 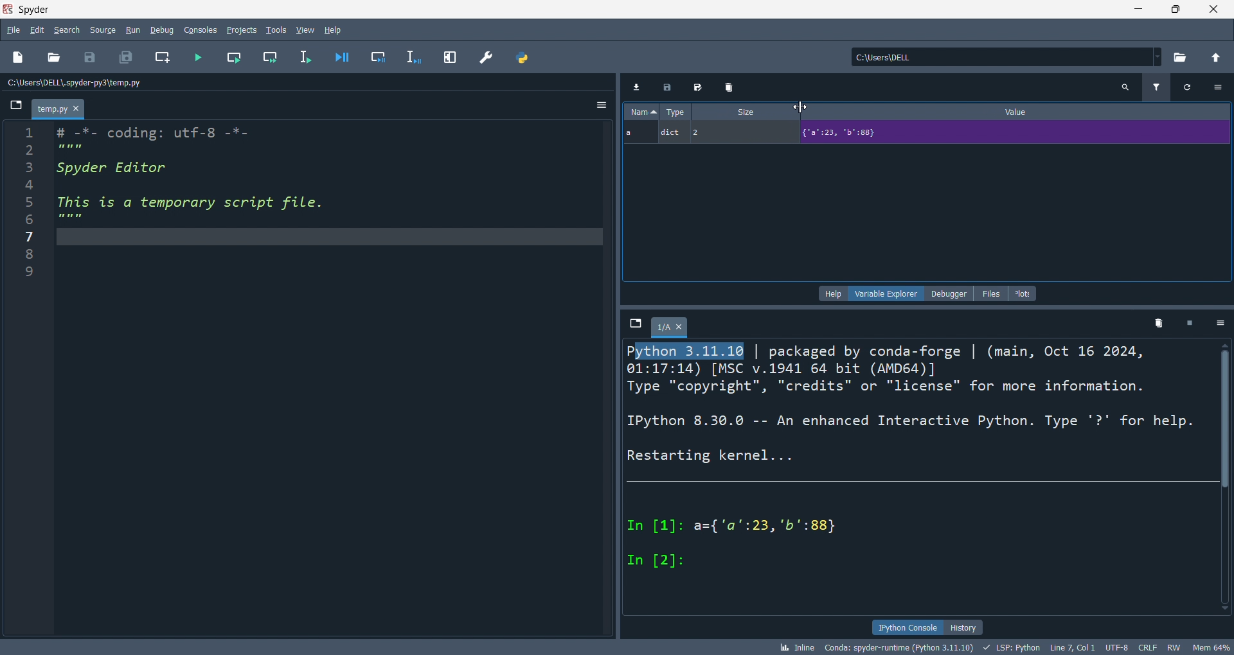 What do you see at coordinates (925, 478) in the screenshot?
I see `ipython console pane` at bounding box center [925, 478].